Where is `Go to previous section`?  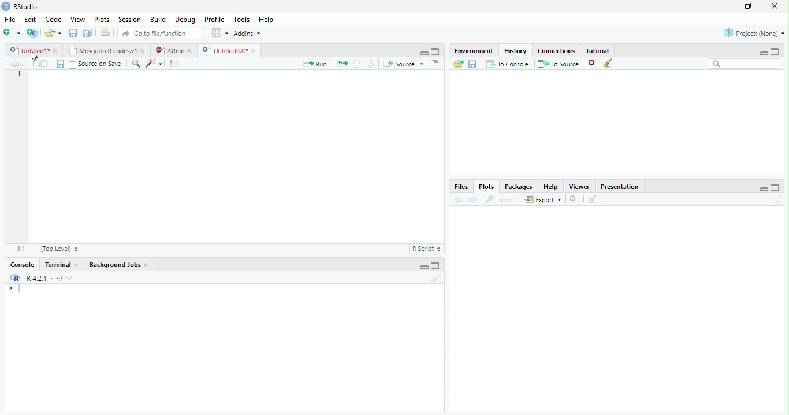
Go to previous section is located at coordinates (356, 63).